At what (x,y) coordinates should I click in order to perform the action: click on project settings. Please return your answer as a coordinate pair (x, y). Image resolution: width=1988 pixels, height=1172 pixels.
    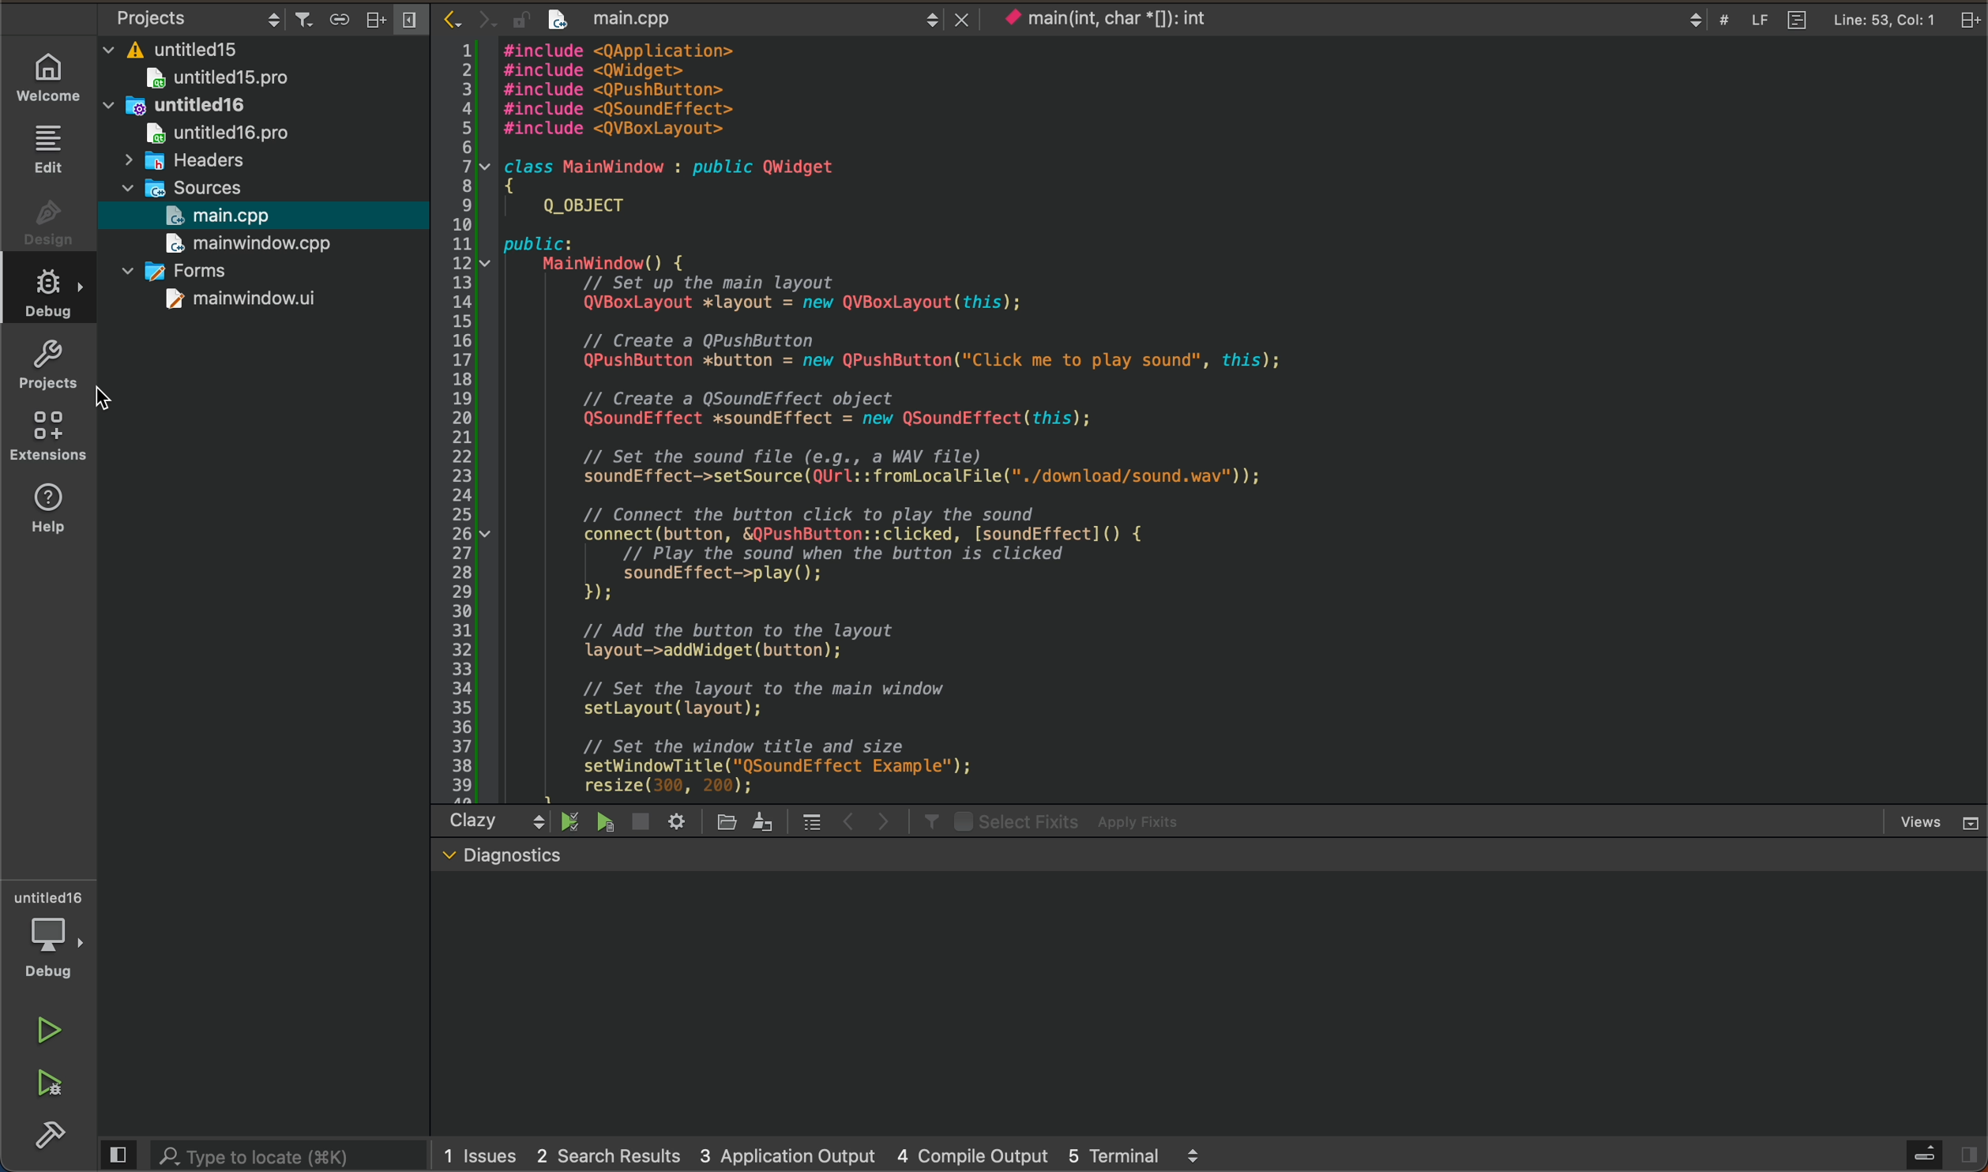
    Looking at the image, I should click on (351, 17).